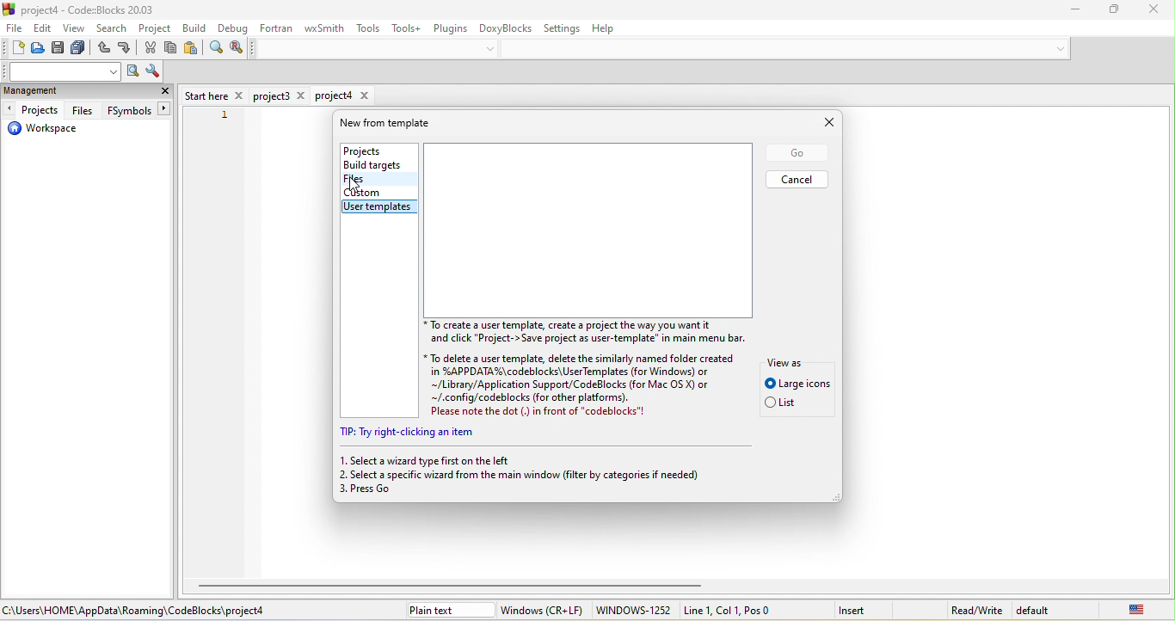 The height and width of the screenshot is (621, 1175). I want to click on fsymbols, so click(136, 111).